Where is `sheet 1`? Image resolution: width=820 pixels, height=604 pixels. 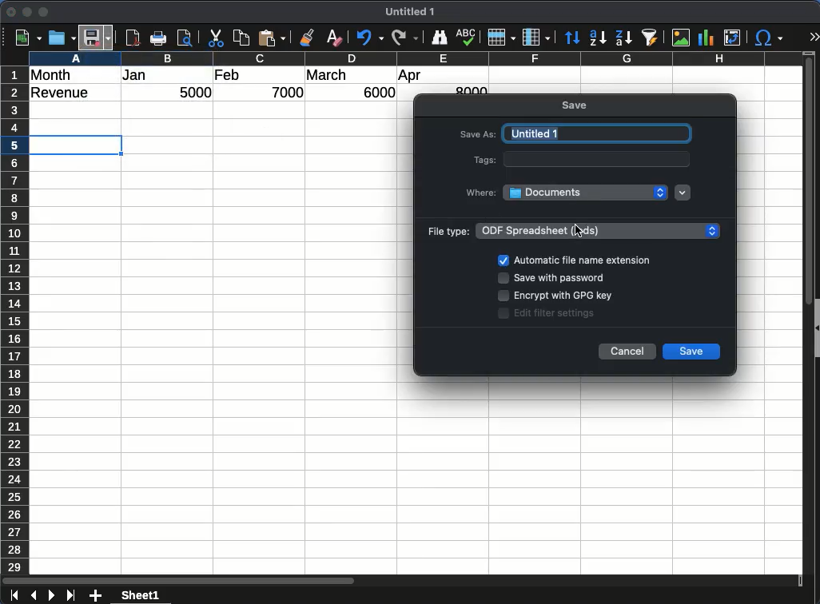 sheet 1 is located at coordinates (155, 595).